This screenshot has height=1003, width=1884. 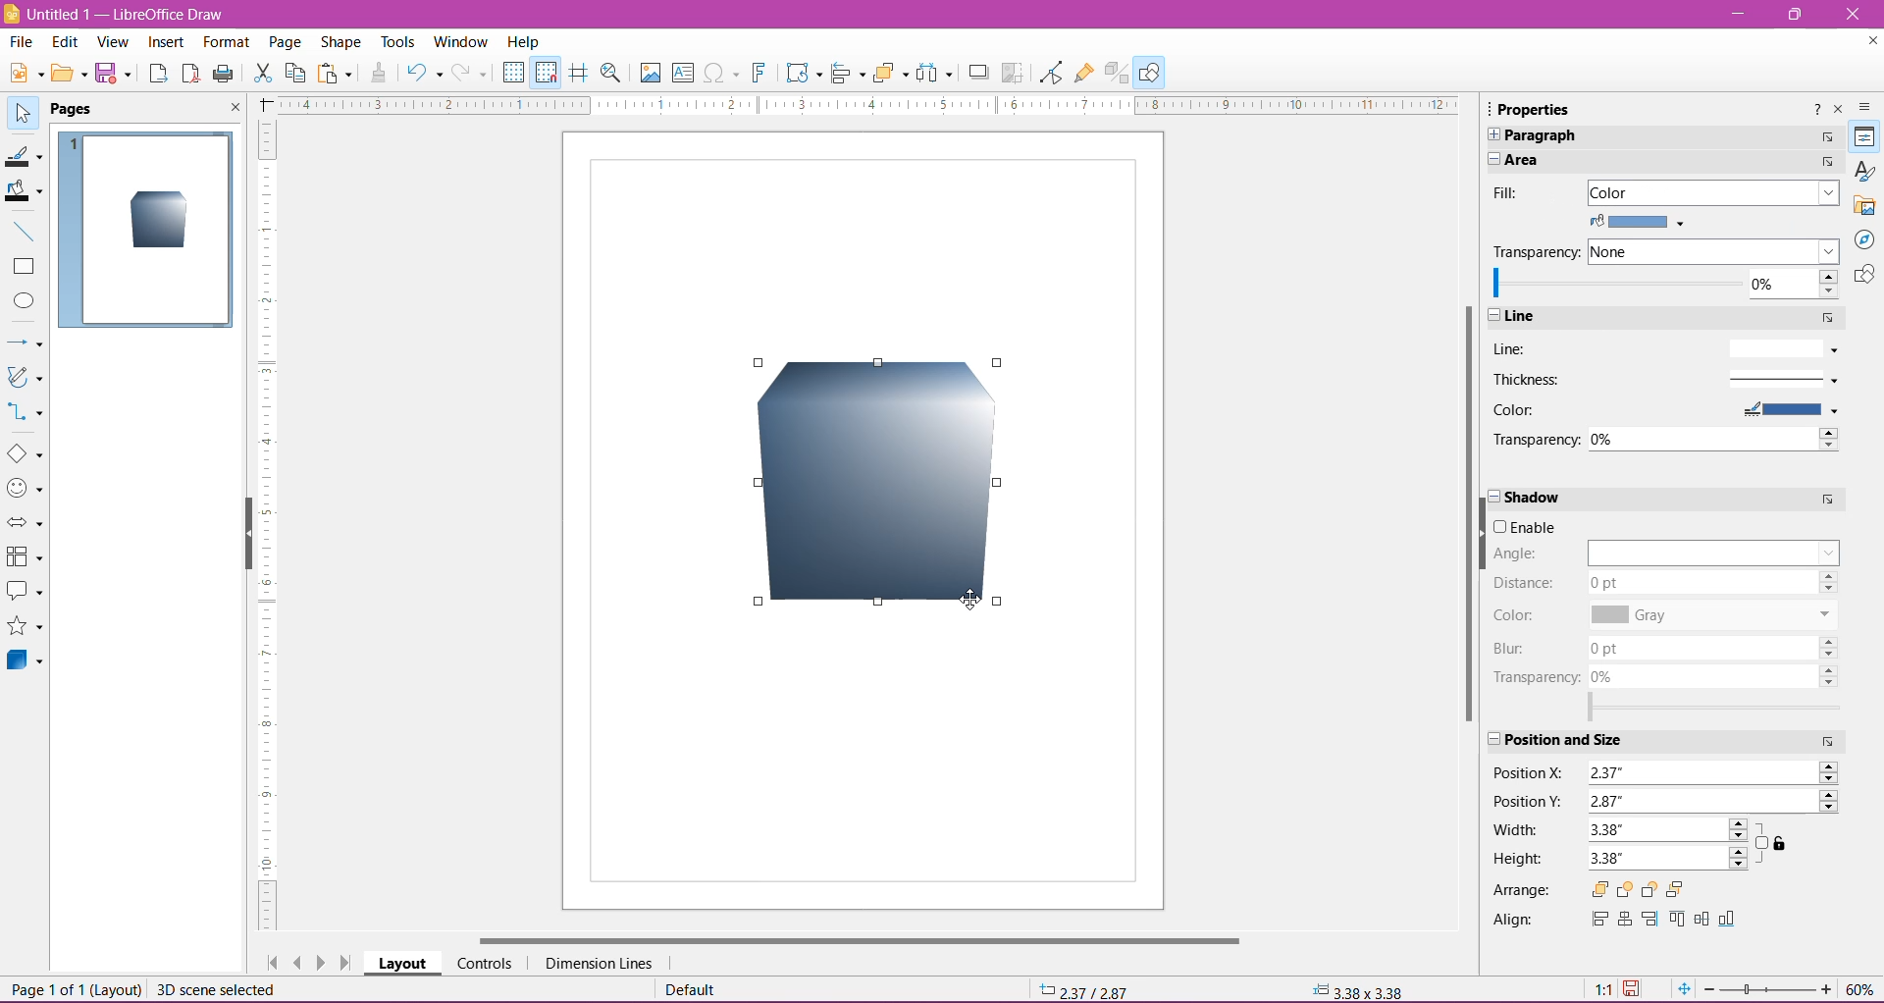 I want to click on Close Document, so click(x=1868, y=44).